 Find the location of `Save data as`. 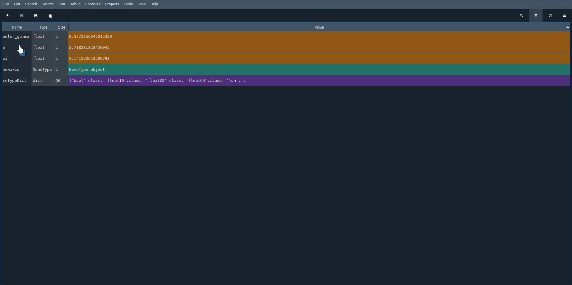

Save data as is located at coordinates (36, 16).